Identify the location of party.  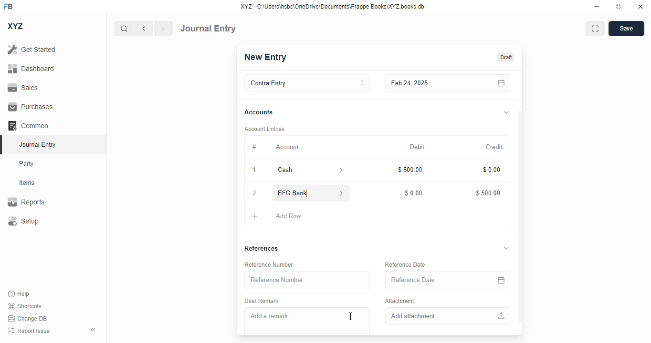
(28, 164).